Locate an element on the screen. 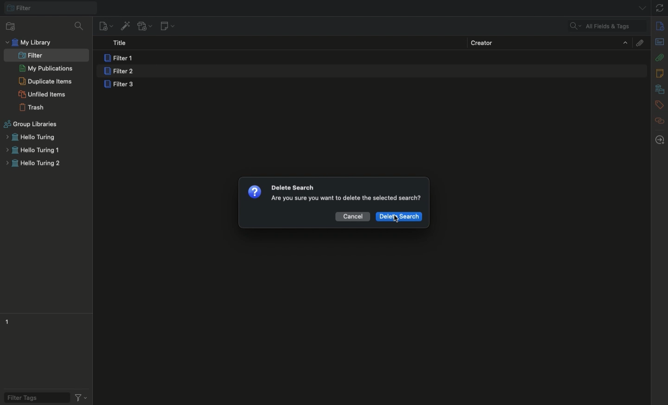  List all tabs is located at coordinates (639, 7).